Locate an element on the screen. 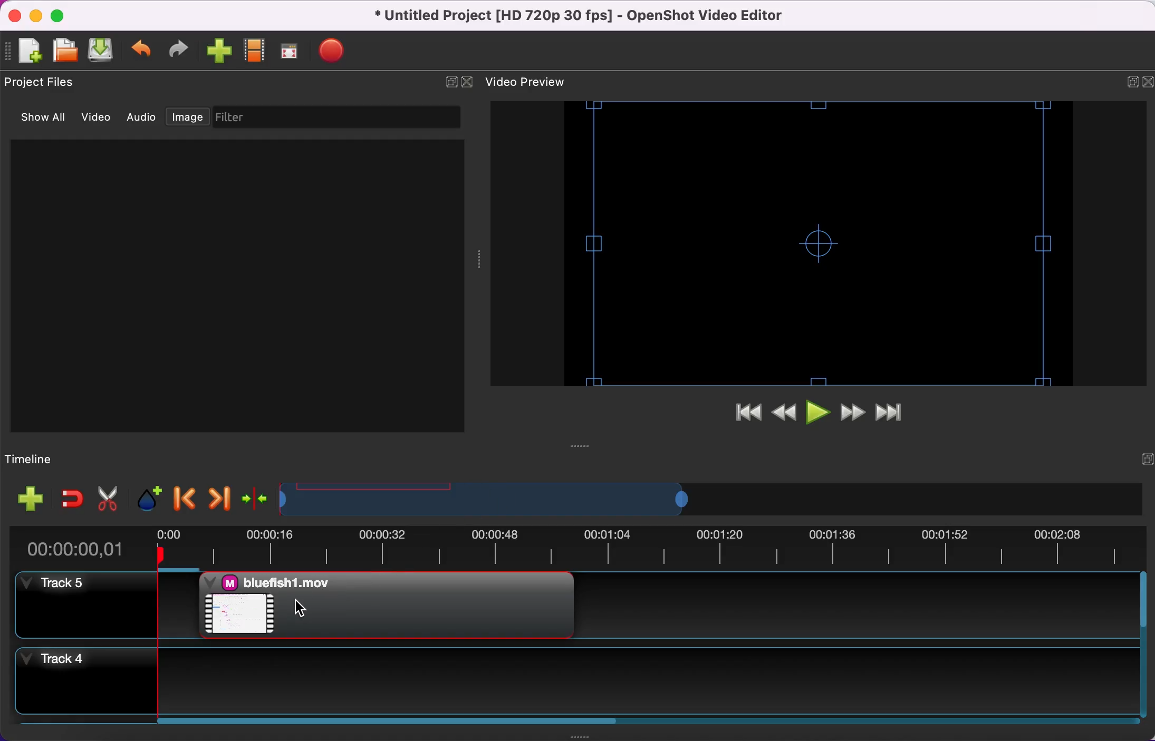  audio is located at coordinates (142, 119).